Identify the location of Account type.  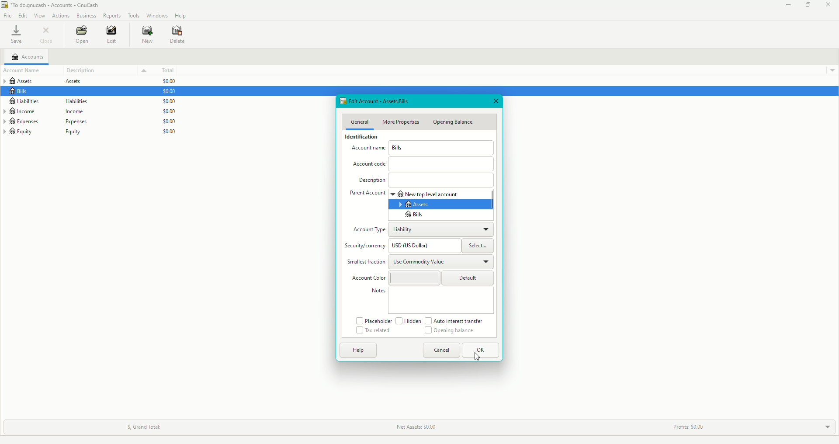
(367, 230).